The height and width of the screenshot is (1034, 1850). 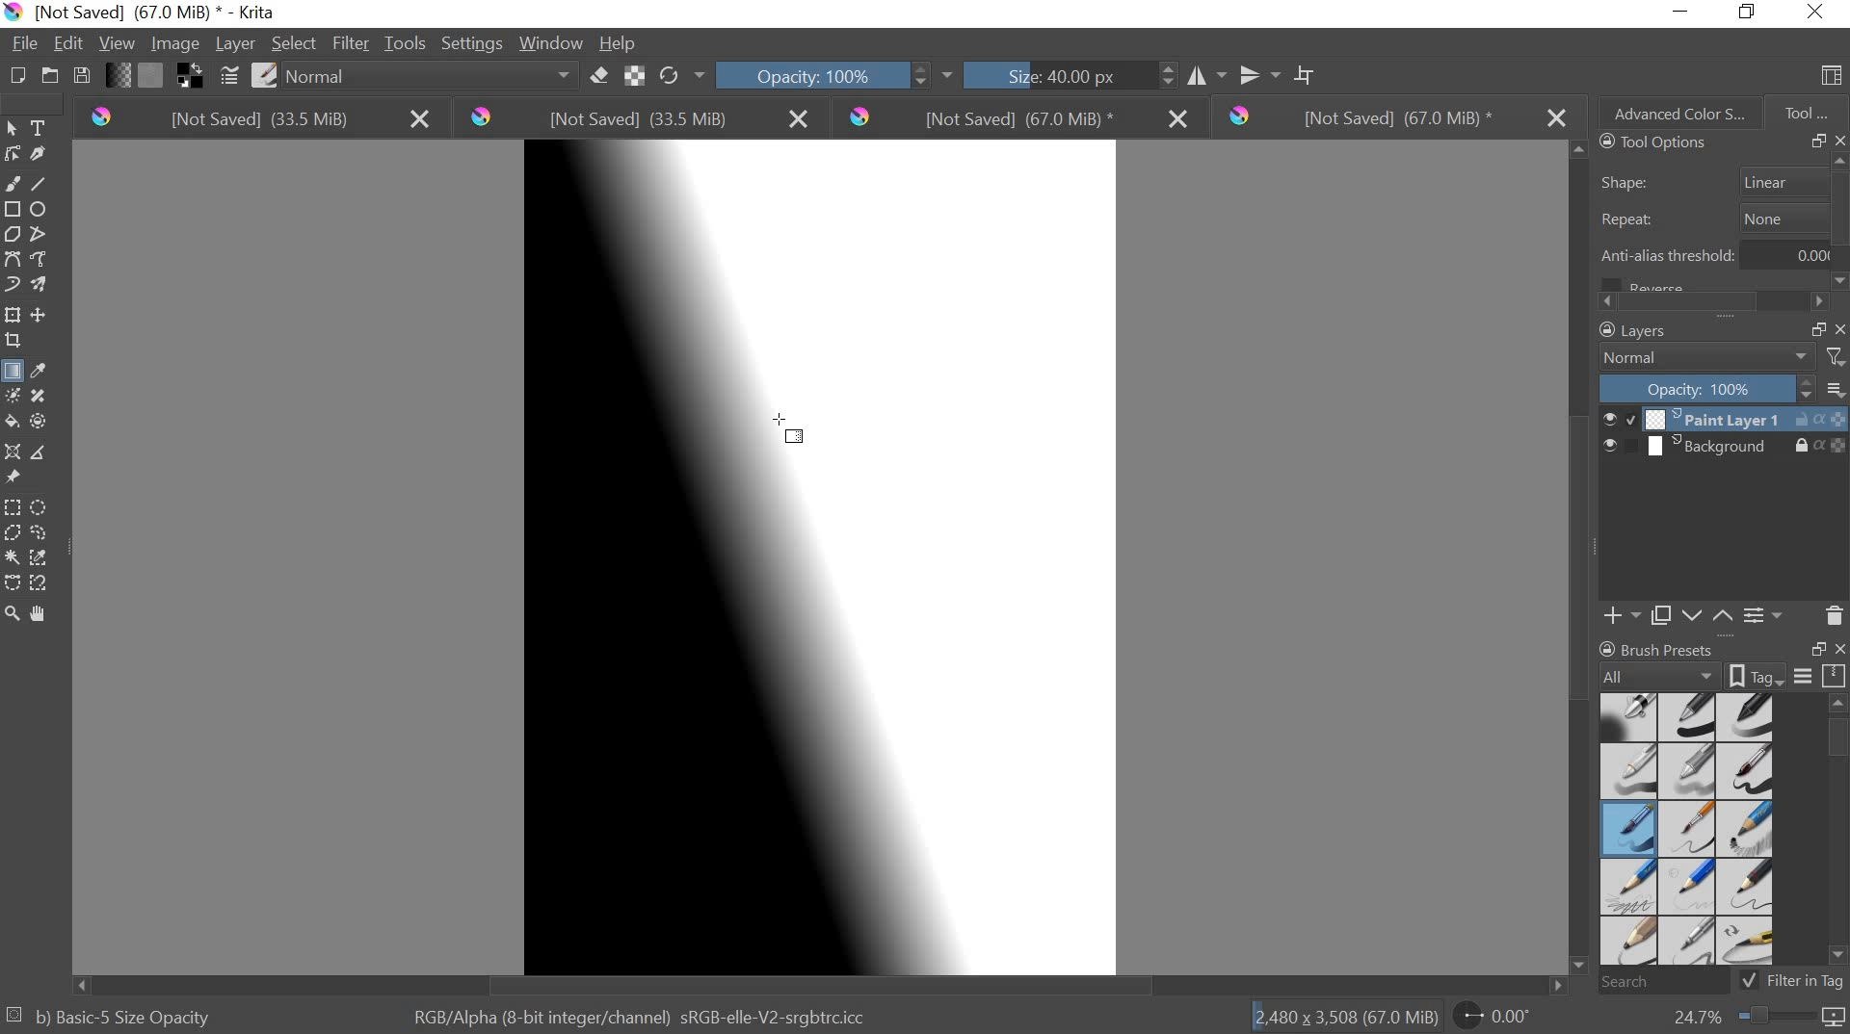 I want to click on LAYERS, so click(x=1629, y=330).